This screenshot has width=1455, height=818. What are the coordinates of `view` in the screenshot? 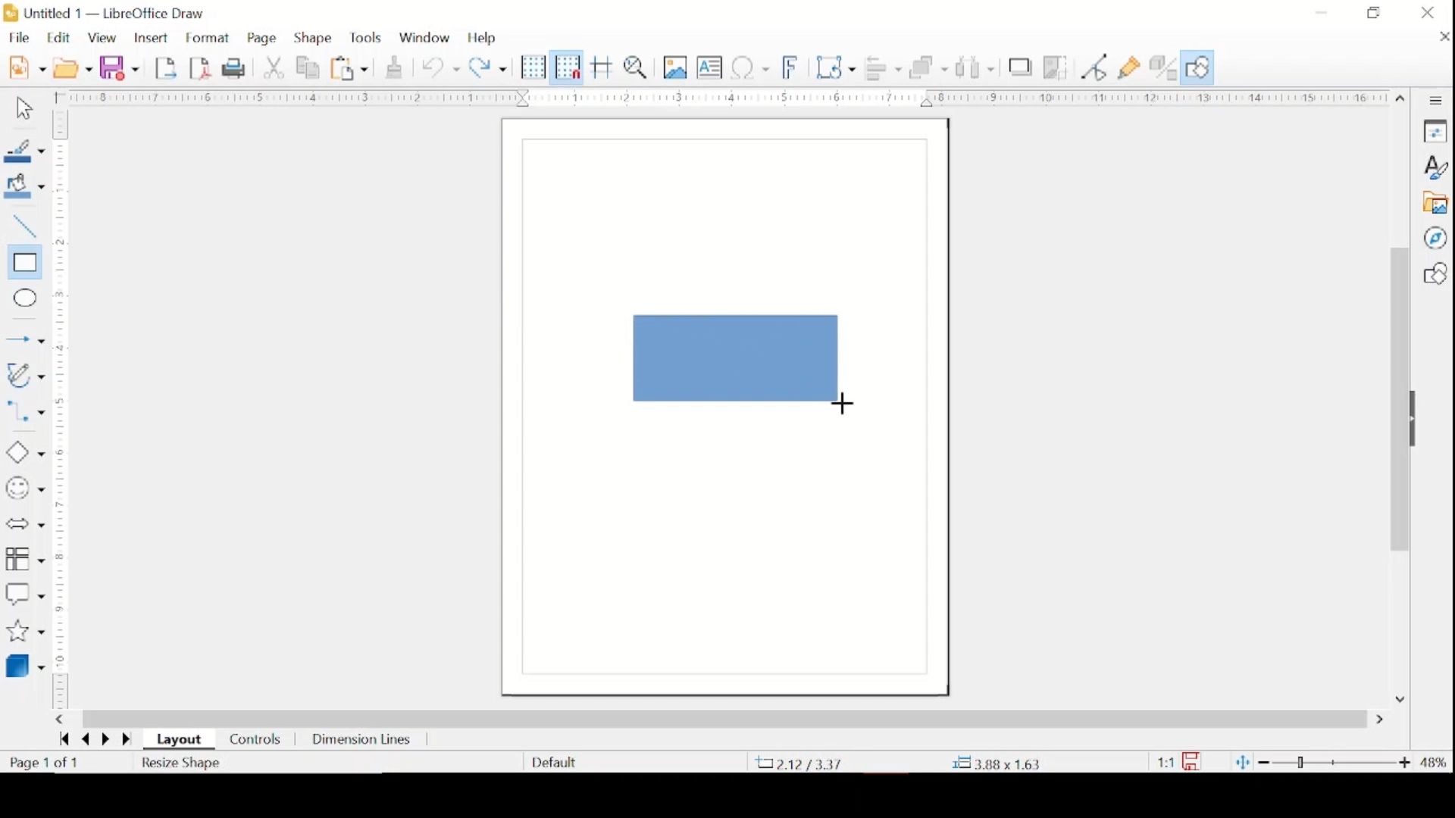 It's located at (104, 39).